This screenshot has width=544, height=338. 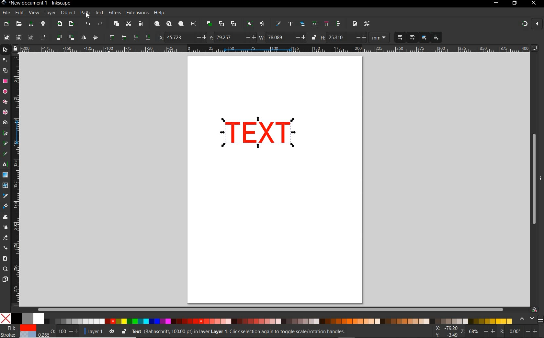 What do you see at coordinates (6, 185) in the screenshot?
I see `MESH TOOL` at bounding box center [6, 185].